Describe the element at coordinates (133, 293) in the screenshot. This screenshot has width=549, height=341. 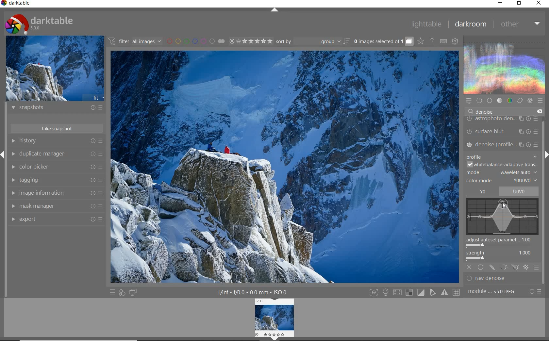
I see `display a second darkroom image window` at that location.